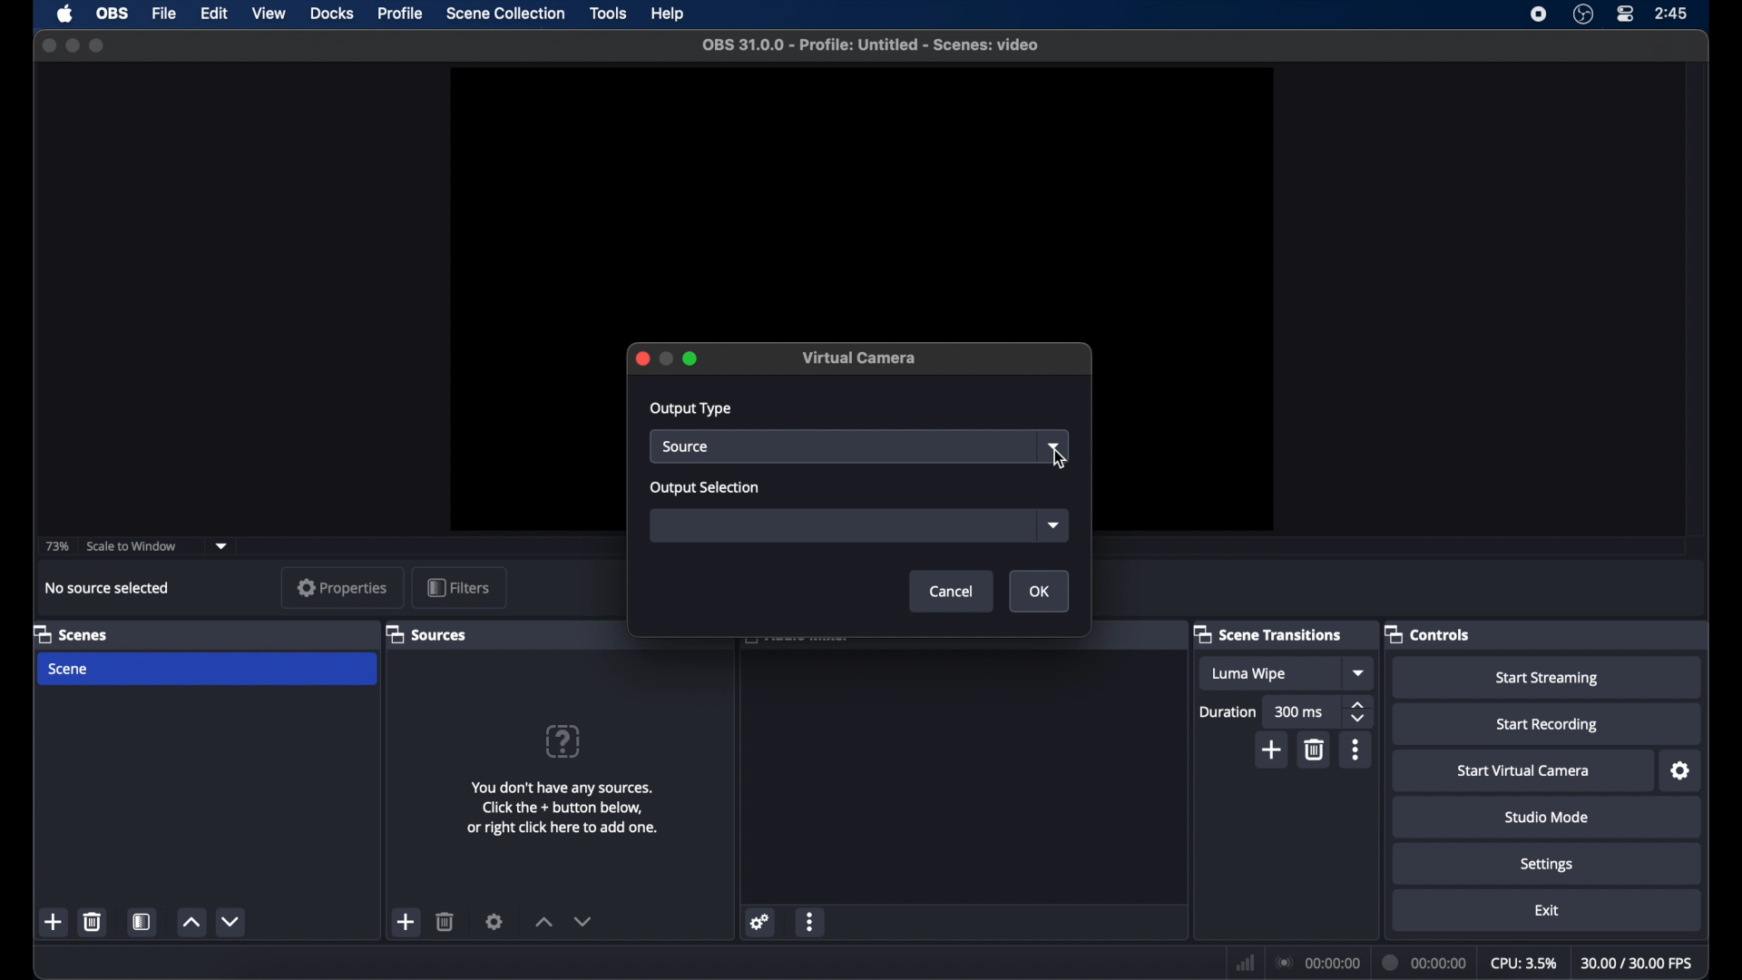 The image size is (1742, 980). Describe the element at coordinates (1582, 15) in the screenshot. I see `obs studio` at that location.